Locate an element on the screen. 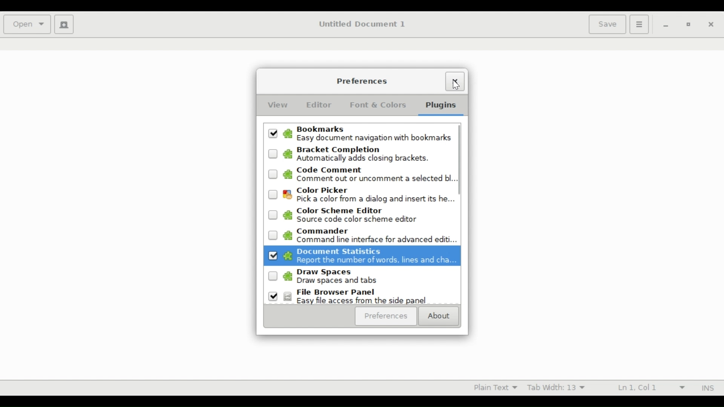 This screenshot has height=407, width=724. minimize is located at coordinates (664, 25).